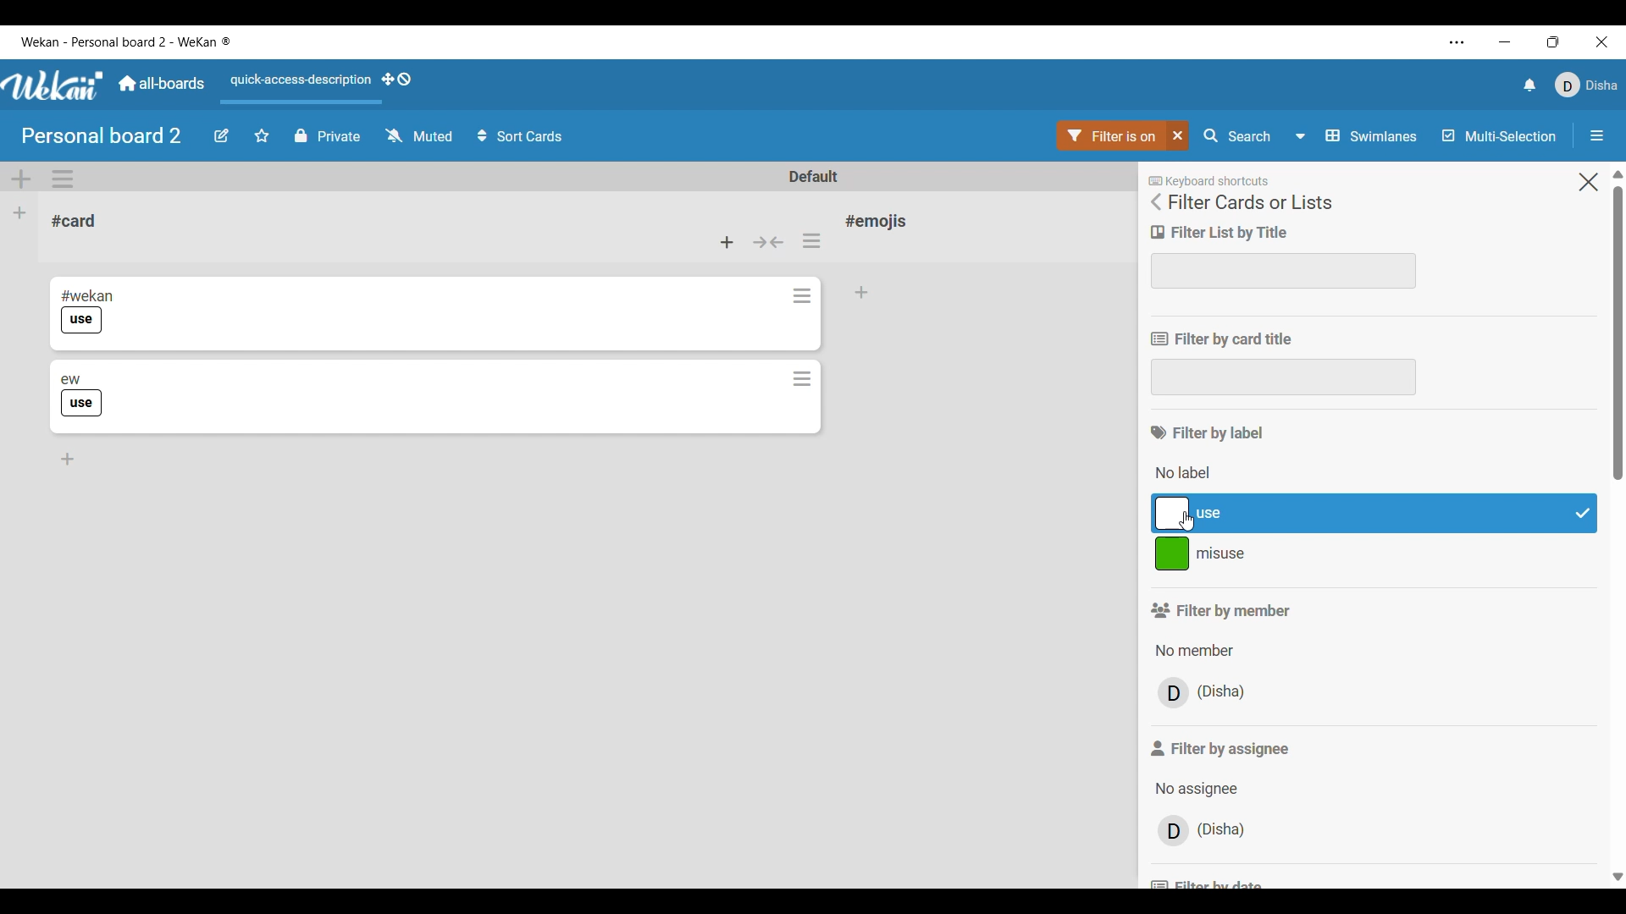  Describe the element at coordinates (1617, 527) in the screenshot. I see `Vertical slide bar` at that location.